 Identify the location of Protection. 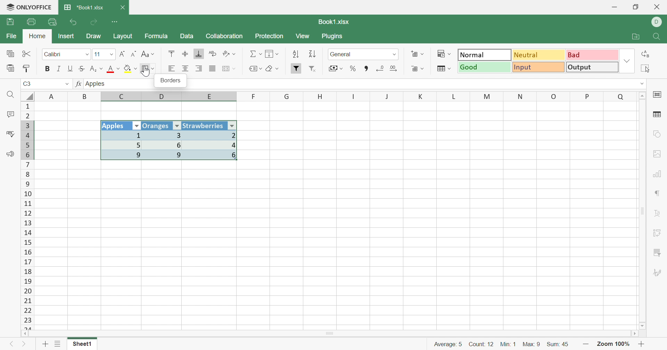
(270, 36).